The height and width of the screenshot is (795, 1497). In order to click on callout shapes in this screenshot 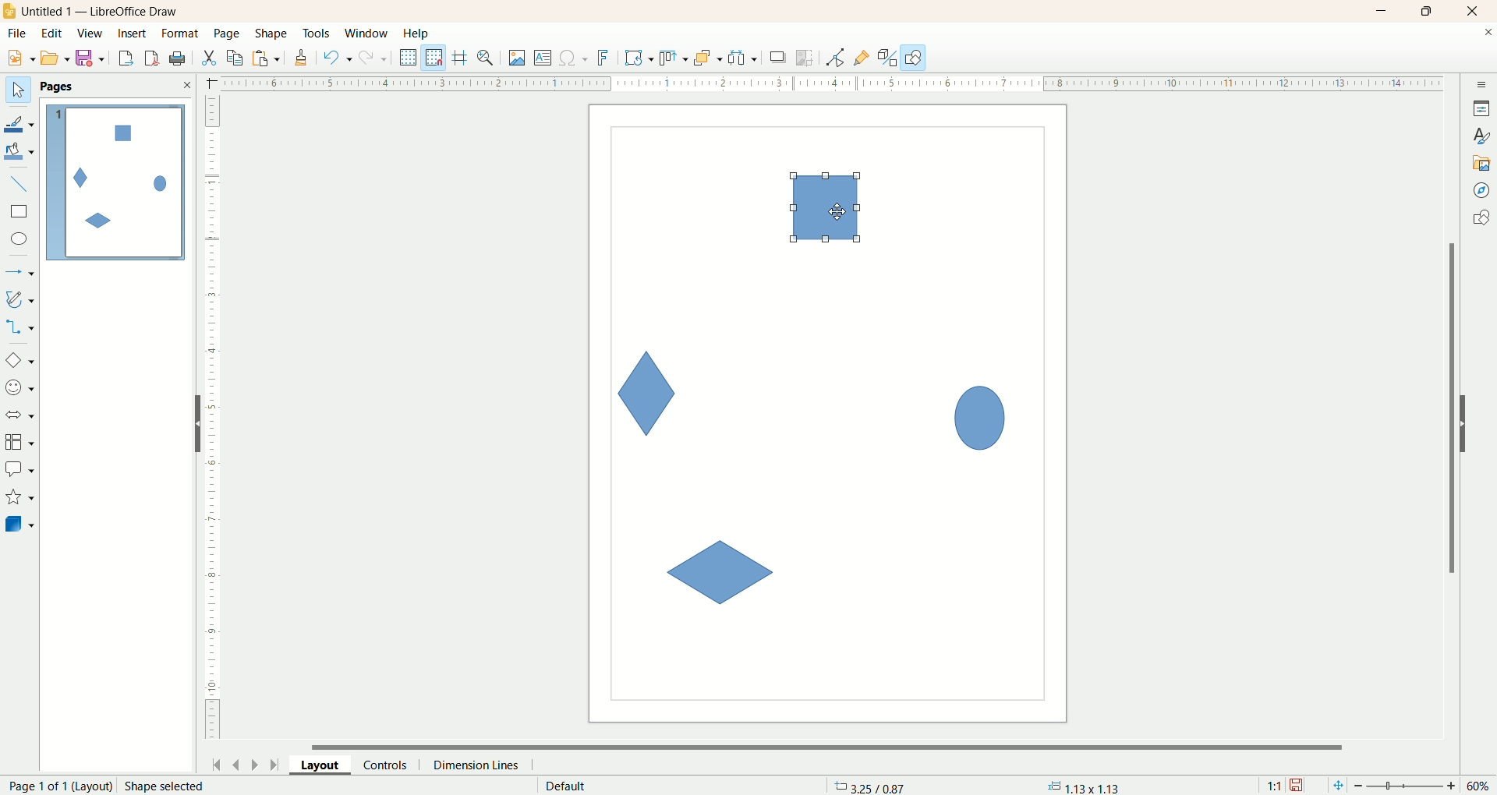, I will do `click(19, 470)`.